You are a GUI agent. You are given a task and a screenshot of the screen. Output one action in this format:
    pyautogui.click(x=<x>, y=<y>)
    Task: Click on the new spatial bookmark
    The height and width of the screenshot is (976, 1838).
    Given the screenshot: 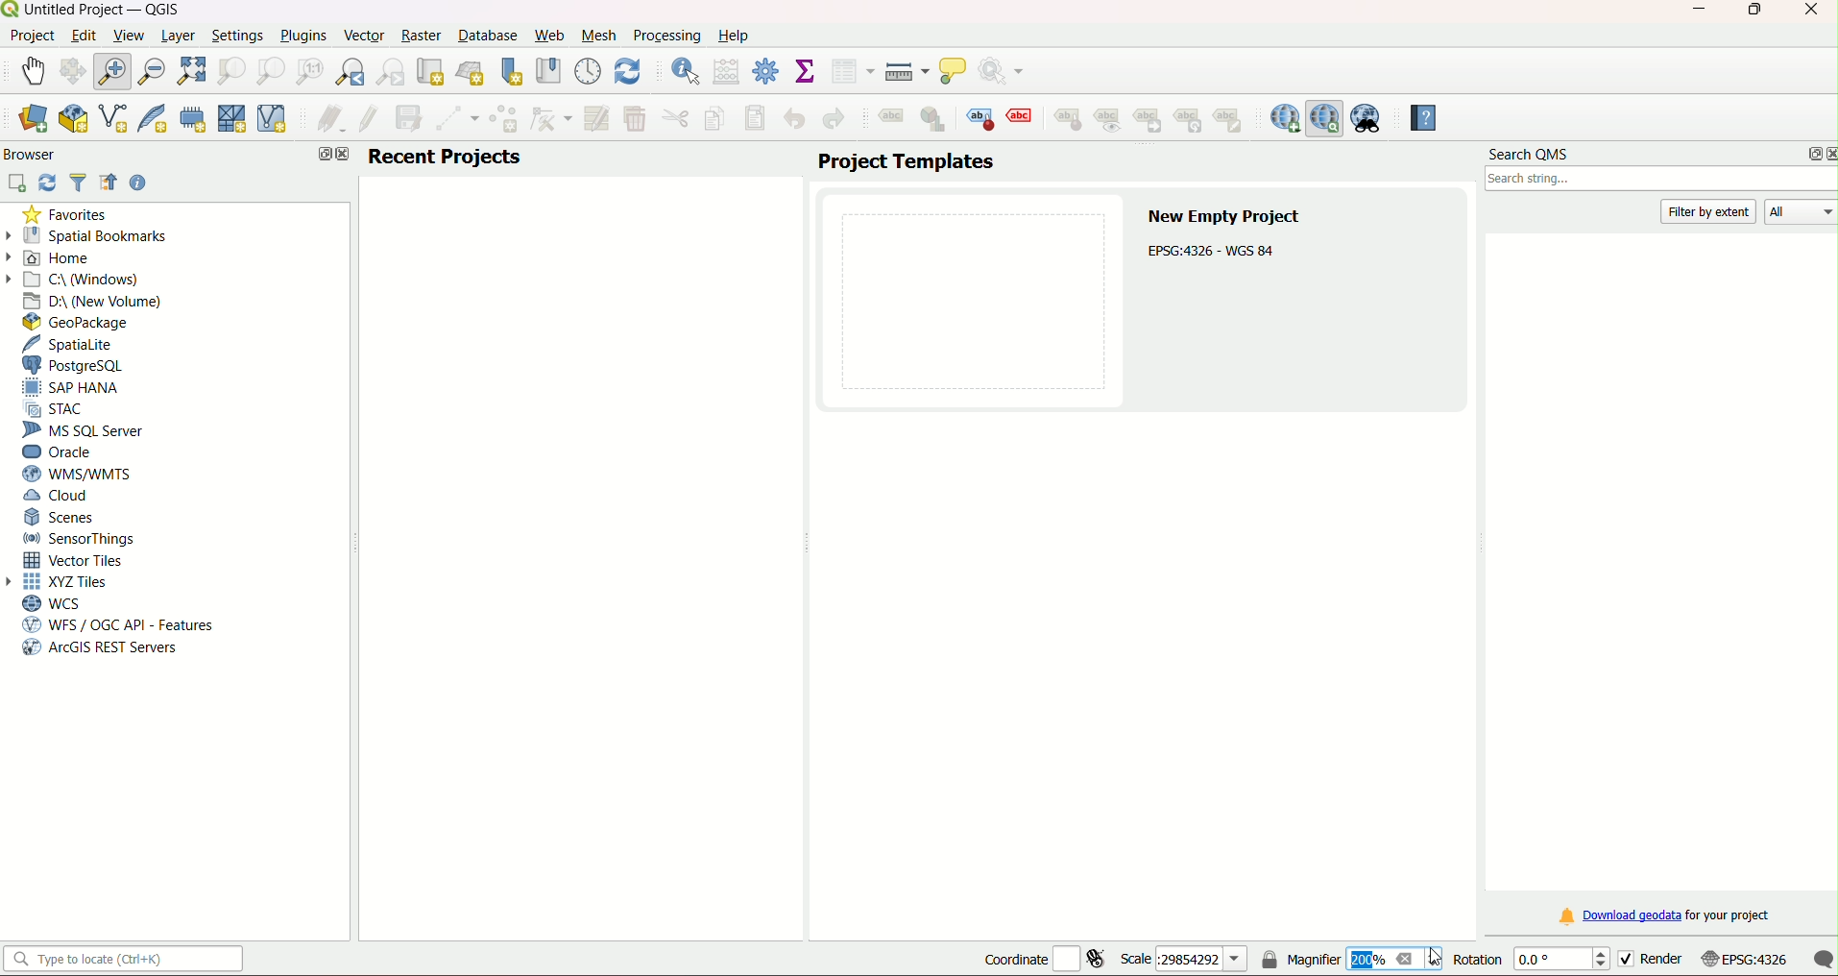 What is the action you would take?
    pyautogui.click(x=512, y=71)
    